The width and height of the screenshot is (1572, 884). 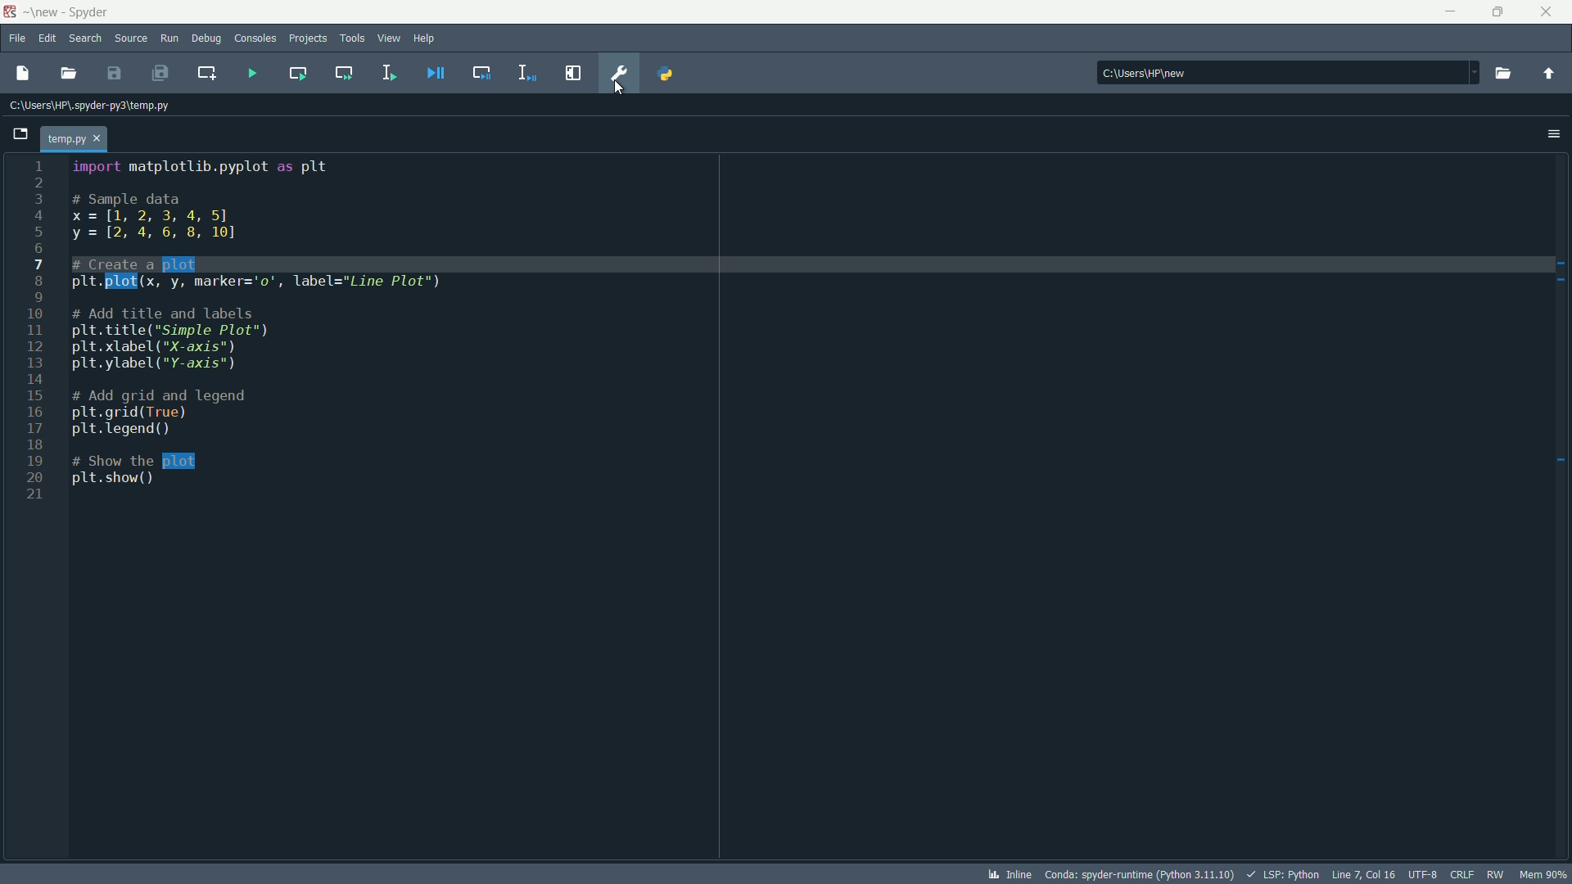 What do you see at coordinates (1452, 12) in the screenshot?
I see `minimize` at bounding box center [1452, 12].